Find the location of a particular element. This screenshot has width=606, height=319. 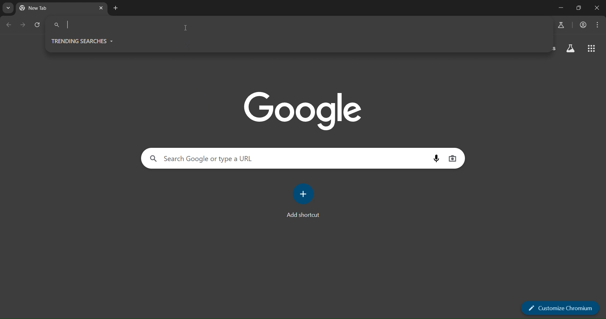

customize chromium is located at coordinates (557, 309).